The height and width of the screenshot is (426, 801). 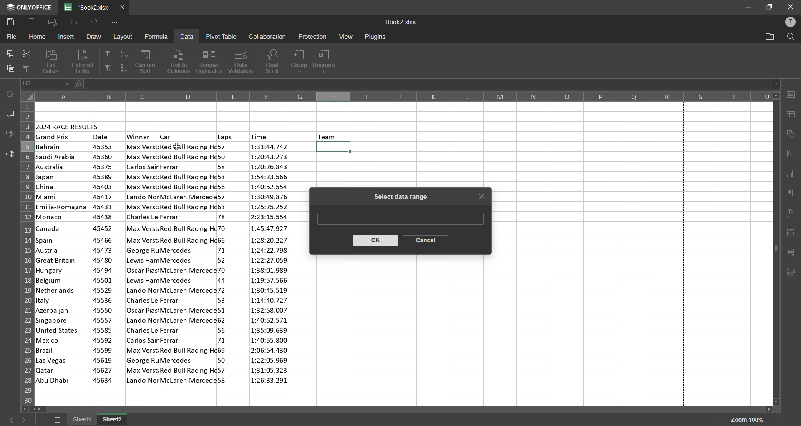 What do you see at coordinates (90, 7) in the screenshot?
I see `filename` at bounding box center [90, 7].